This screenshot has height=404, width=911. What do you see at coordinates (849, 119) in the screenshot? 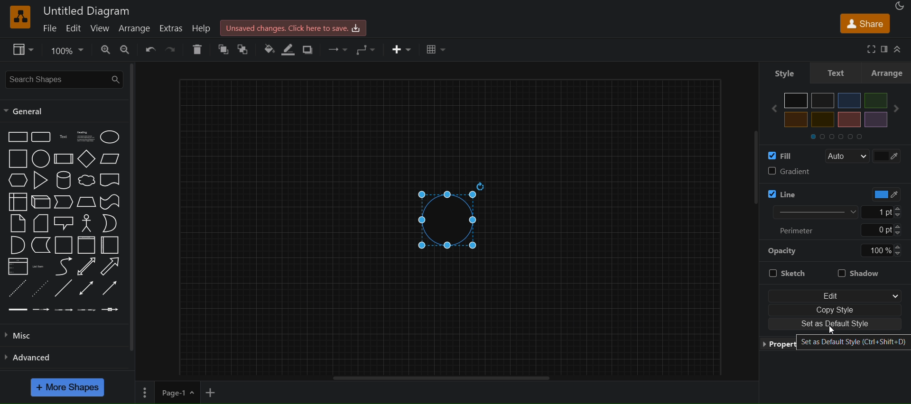
I see `brown color` at bounding box center [849, 119].